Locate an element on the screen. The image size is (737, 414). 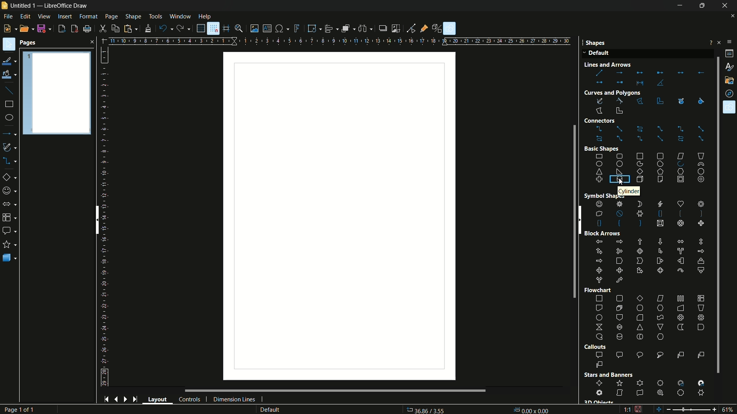
properties is located at coordinates (729, 54).